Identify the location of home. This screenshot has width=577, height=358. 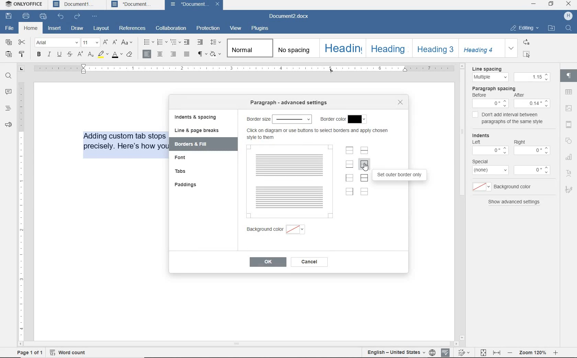
(31, 28).